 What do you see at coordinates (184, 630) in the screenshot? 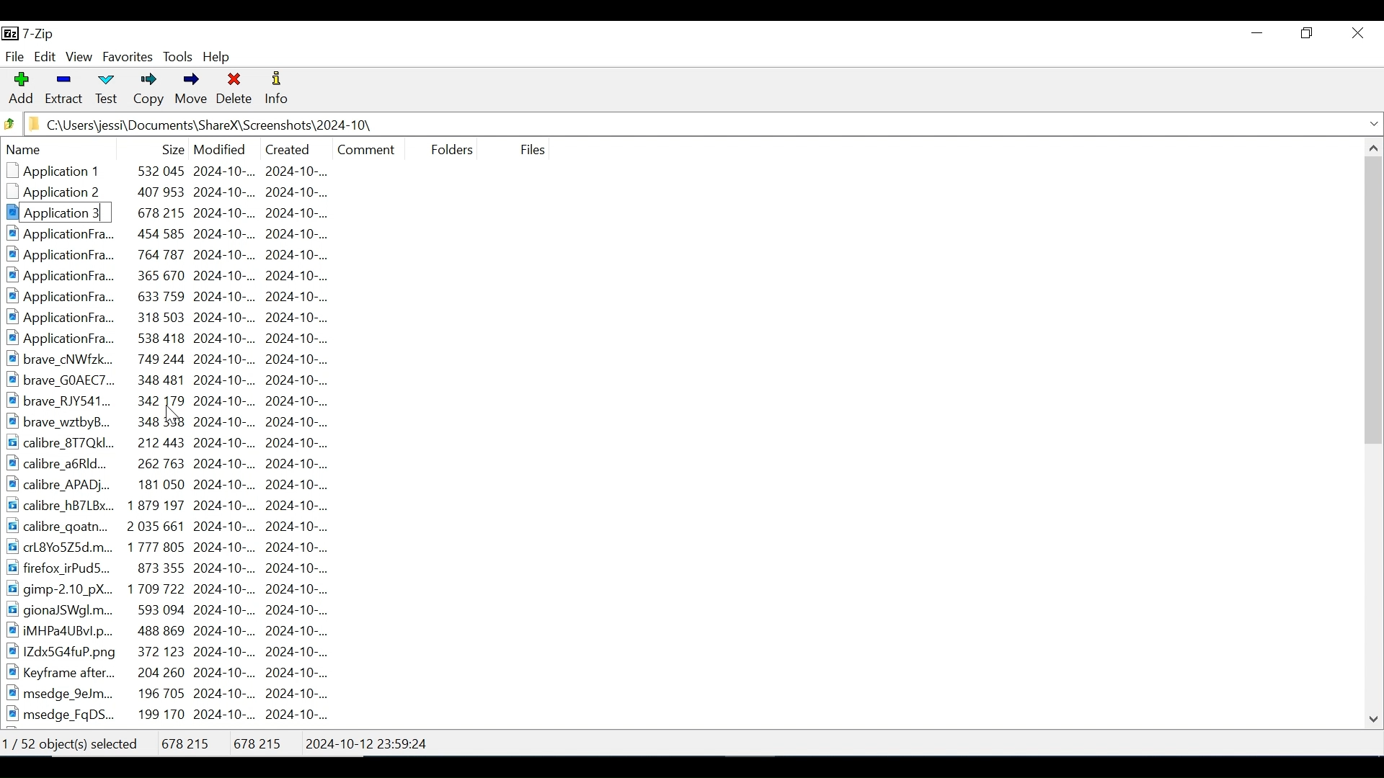
I see ` iMHPa4UBvl.p... 488 869 2024-10-.. 2024-10-...` at bounding box center [184, 630].